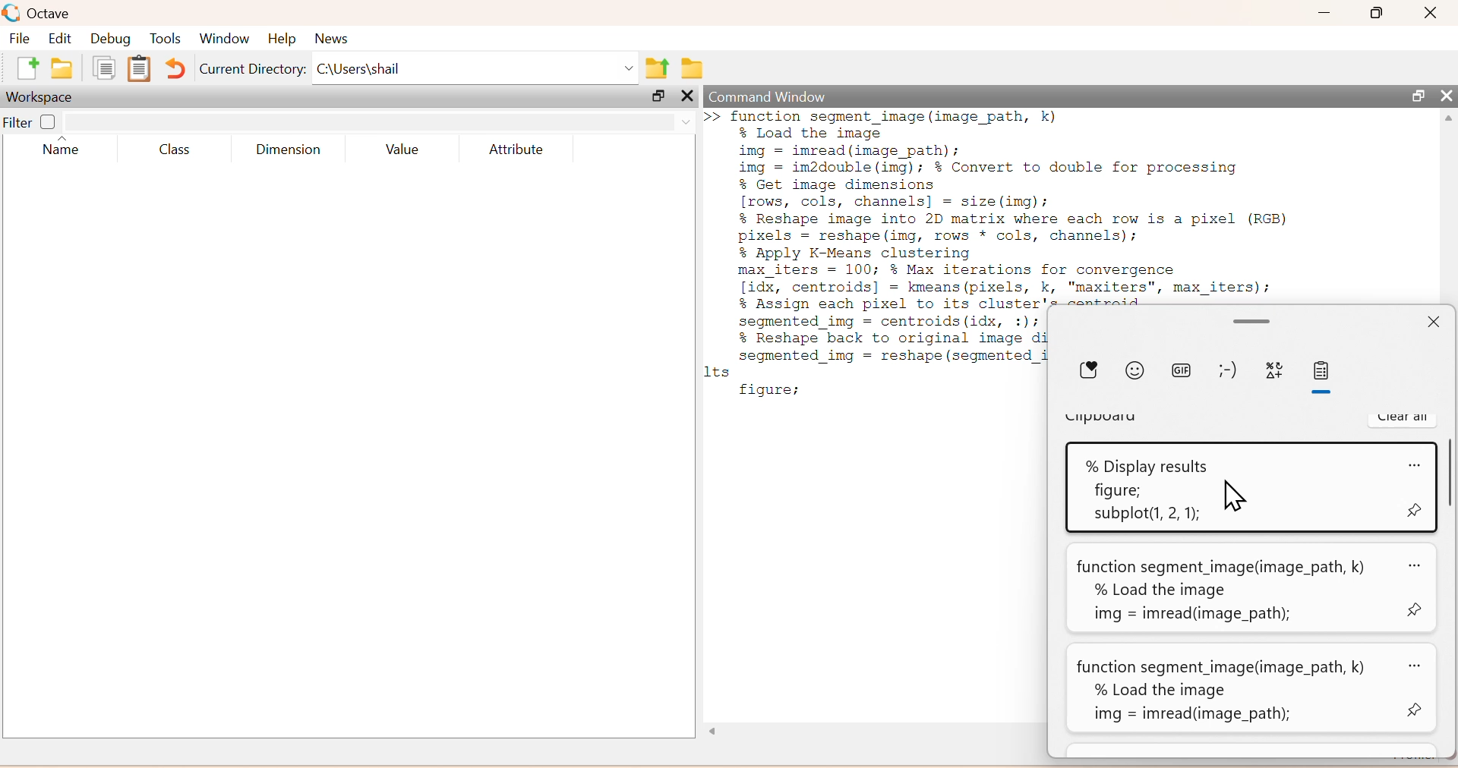 This screenshot has height=768, width=1458. Describe the element at coordinates (1234, 369) in the screenshot. I see `emoji` at that location.